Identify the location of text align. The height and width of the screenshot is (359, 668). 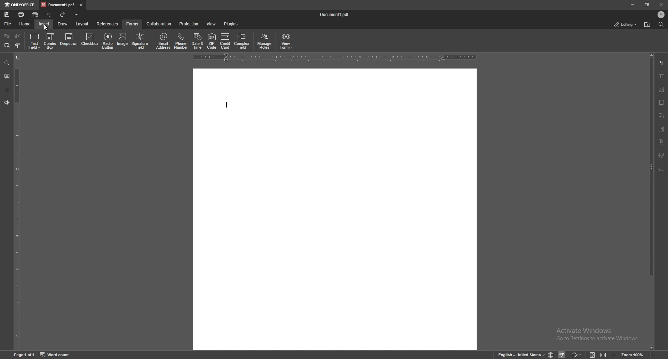
(662, 142).